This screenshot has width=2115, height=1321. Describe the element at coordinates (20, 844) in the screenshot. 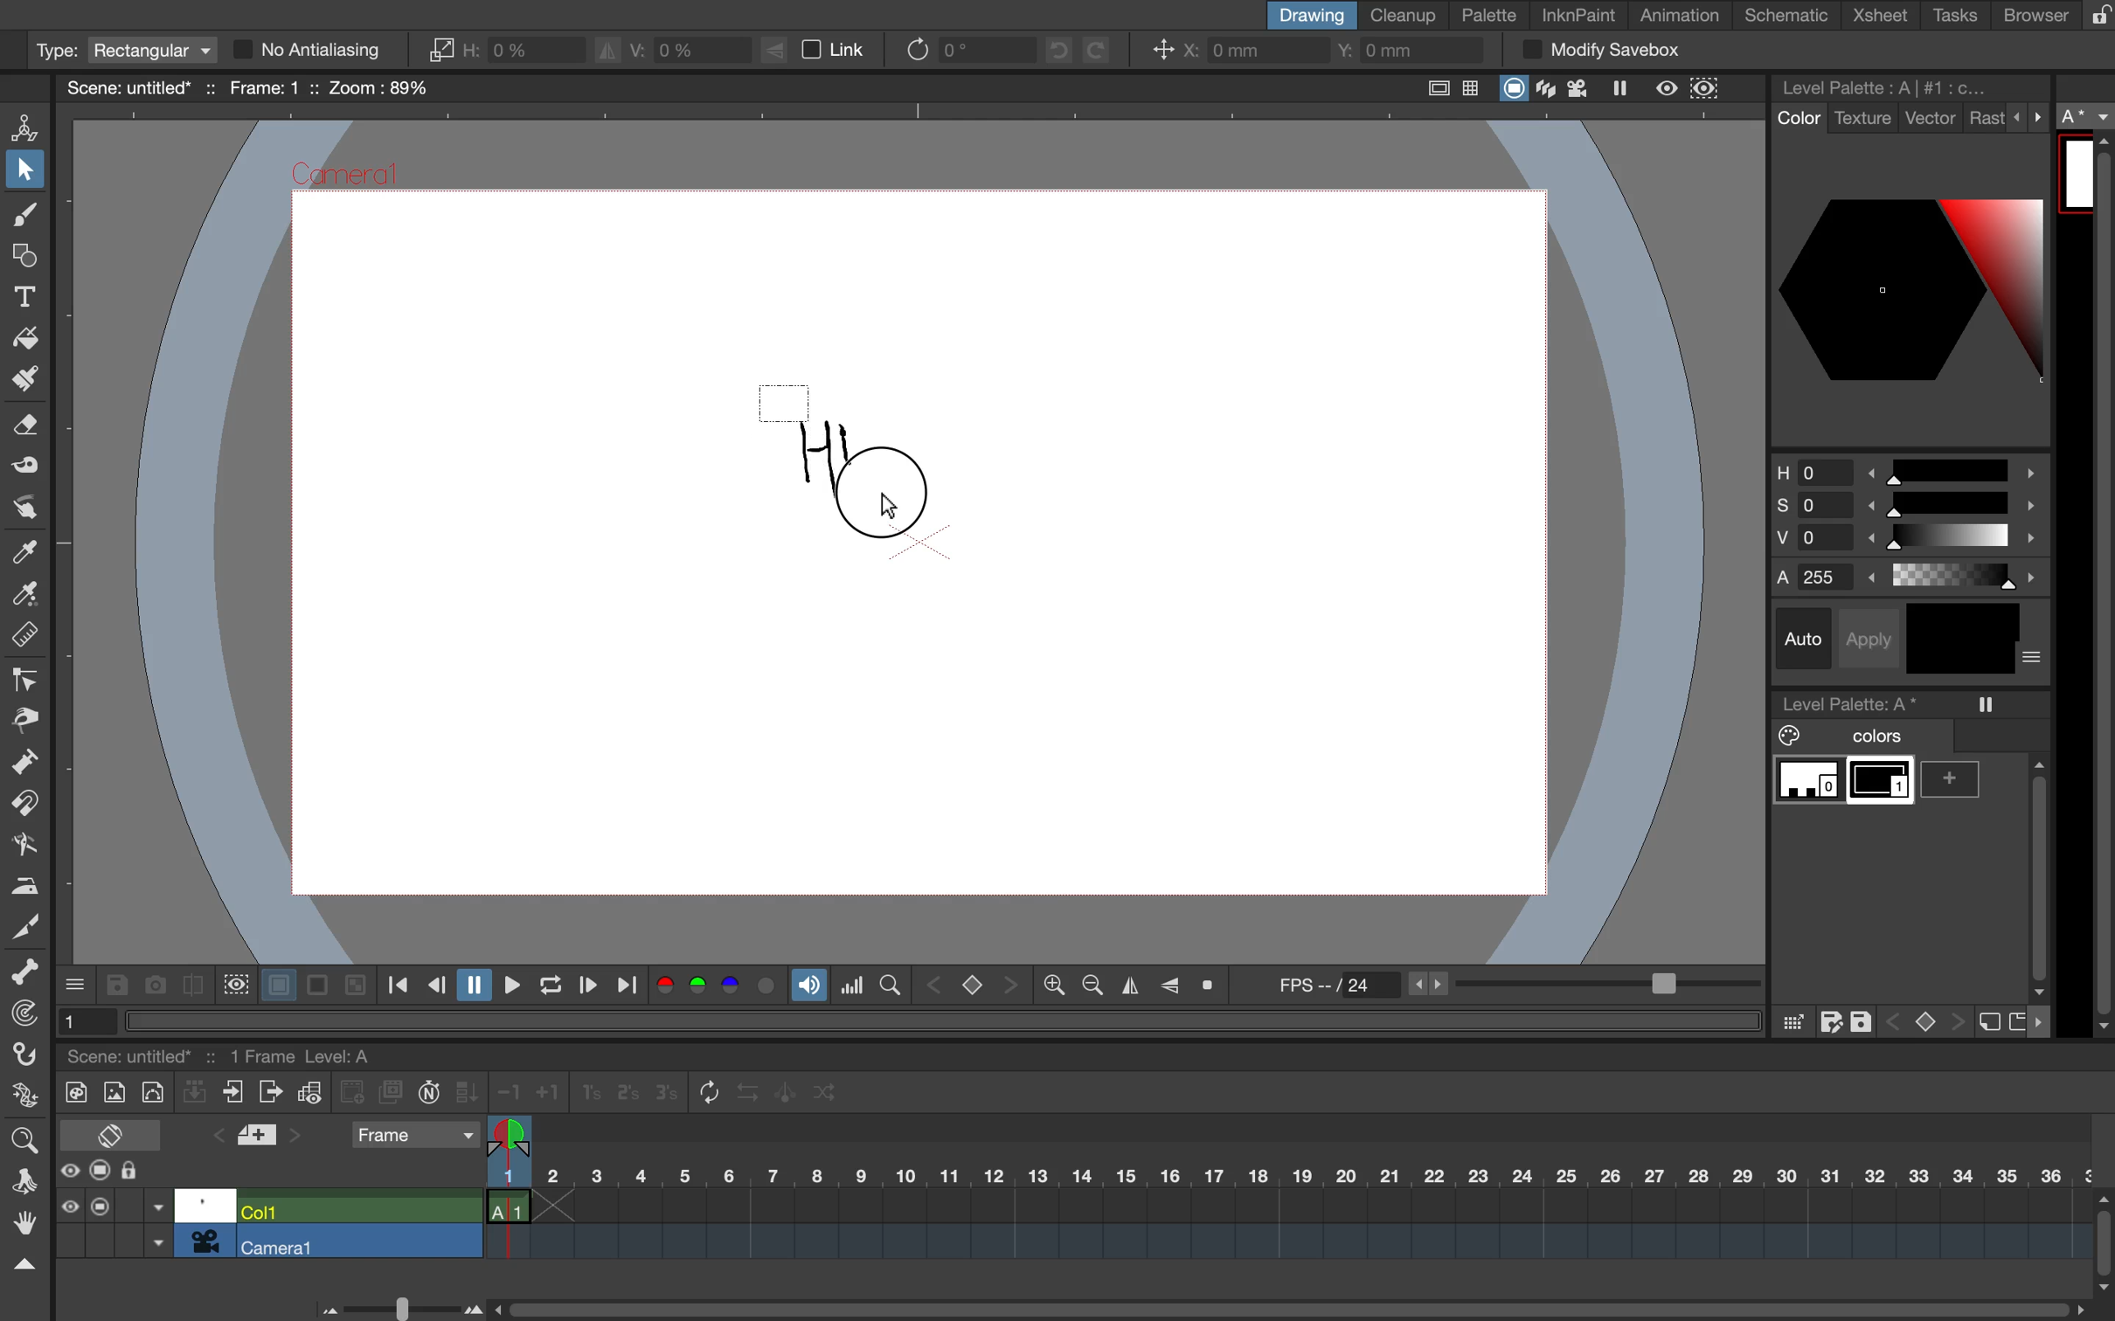

I see `bender tool` at that location.